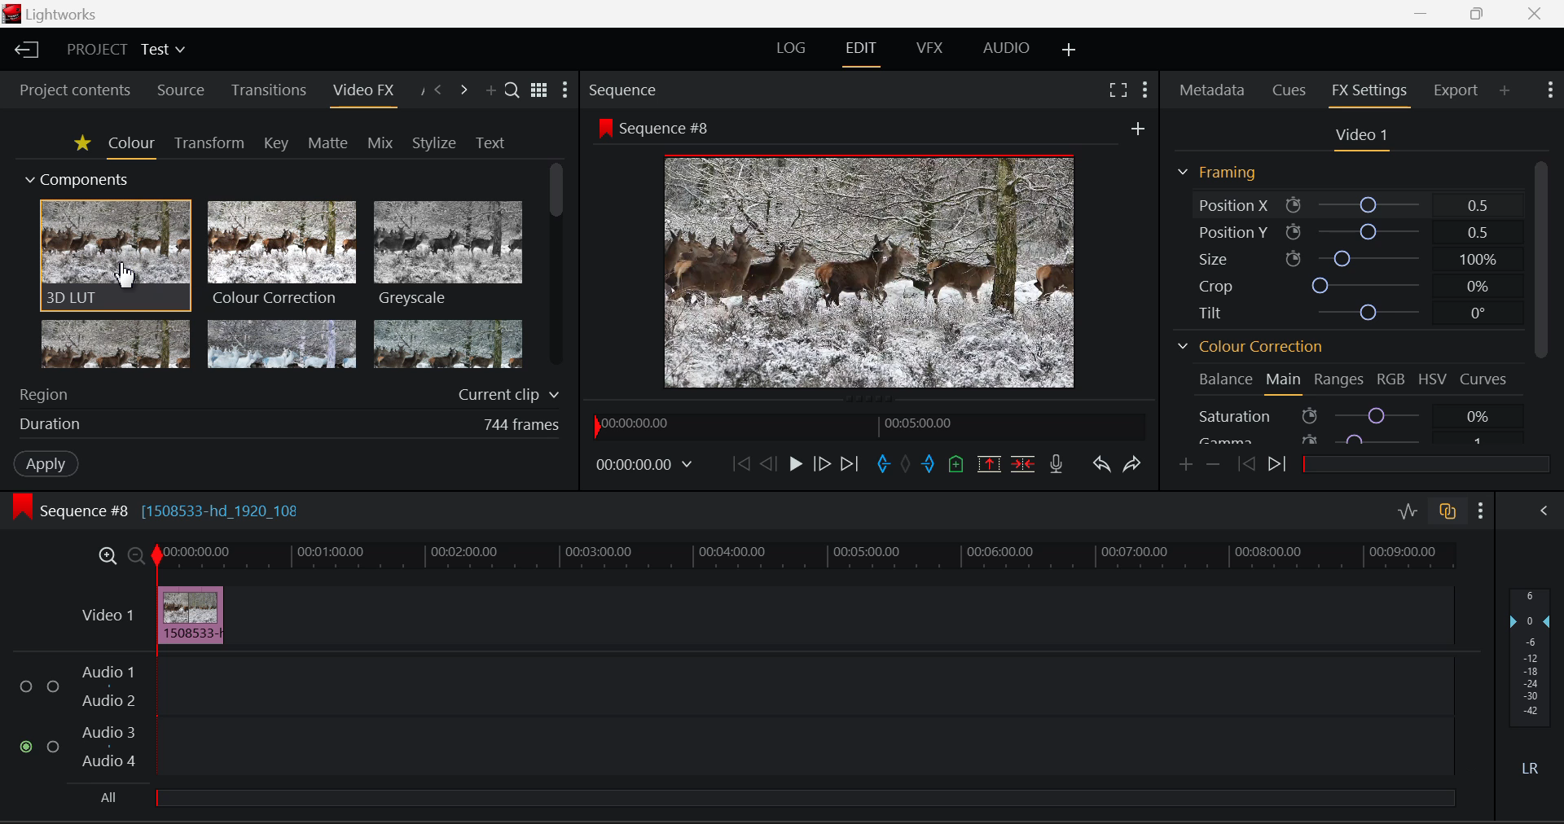 This screenshot has height=824, width=1564. I want to click on Timeline Zoom Out, so click(135, 555).